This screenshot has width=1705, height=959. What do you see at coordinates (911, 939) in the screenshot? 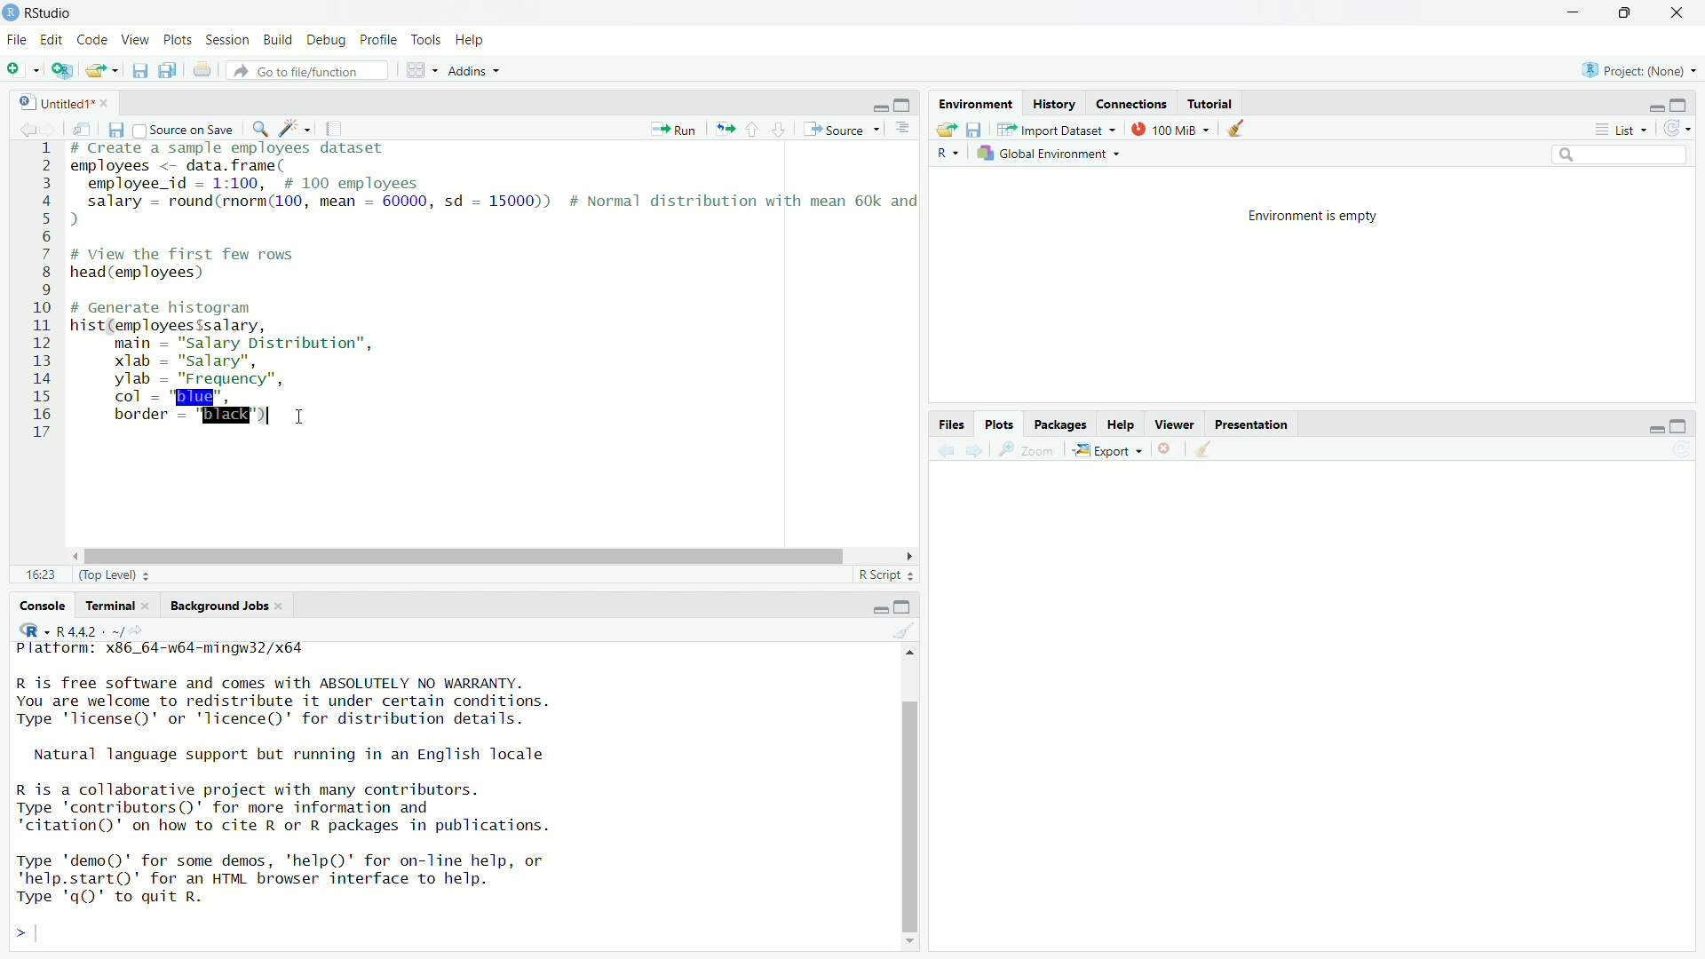
I see `scroll down` at bounding box center [911, 939].